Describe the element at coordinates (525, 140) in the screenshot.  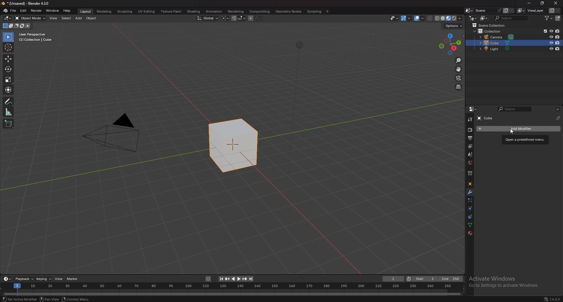
I see `tooltip` at that location.